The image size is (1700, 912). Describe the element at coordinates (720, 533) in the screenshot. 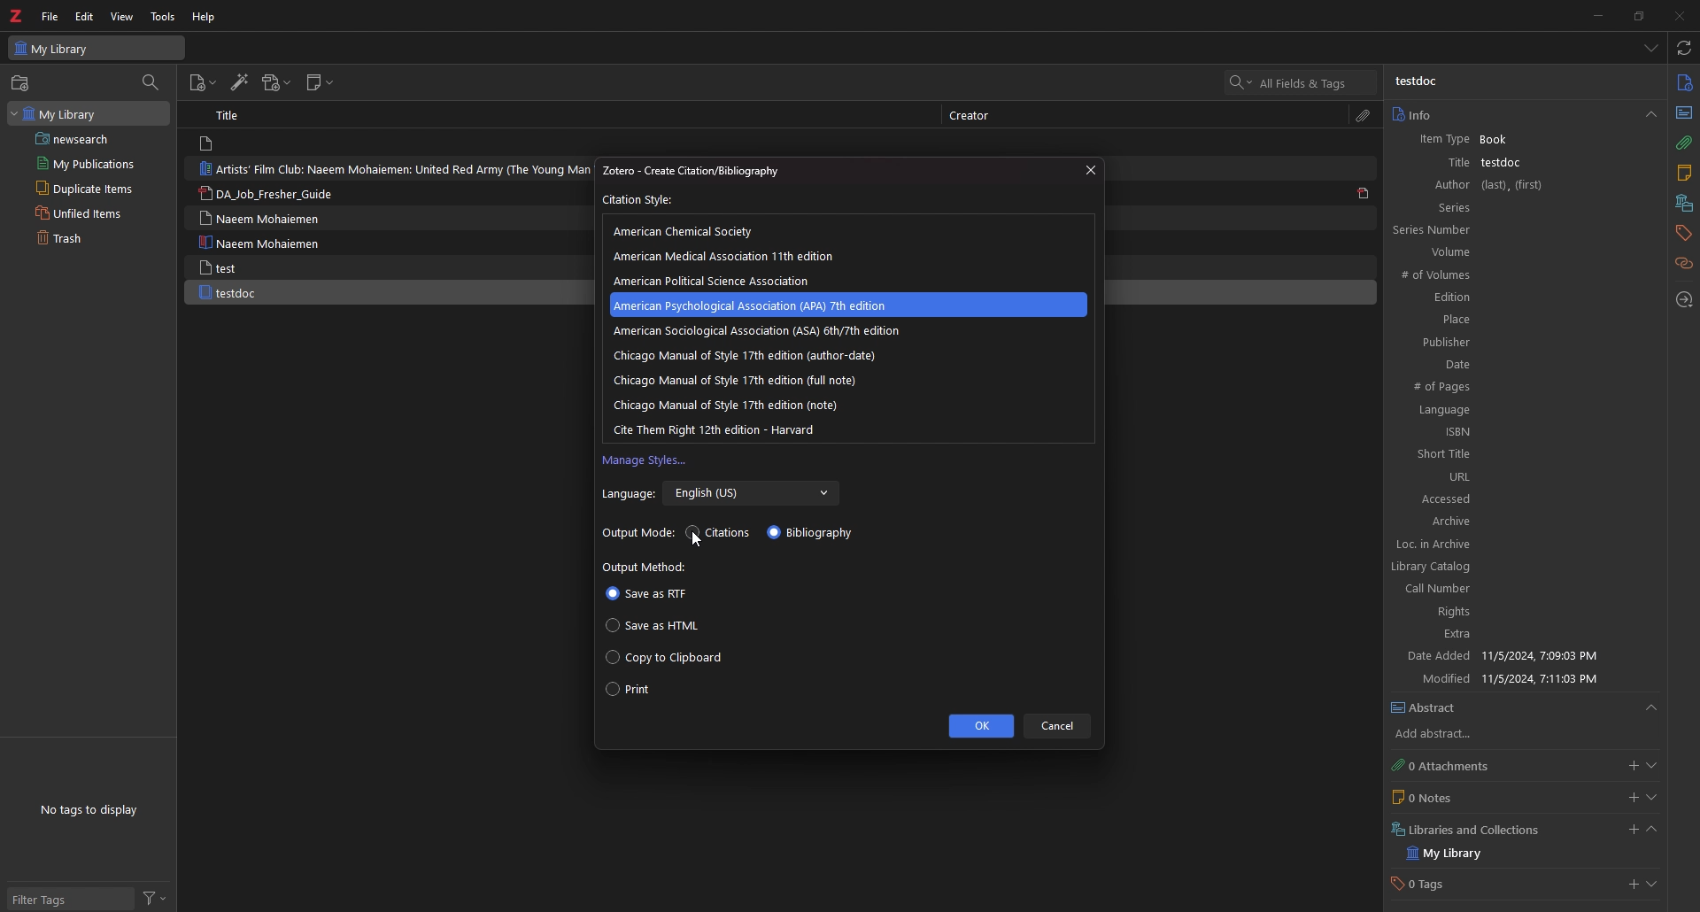

I see `citations` at that location.